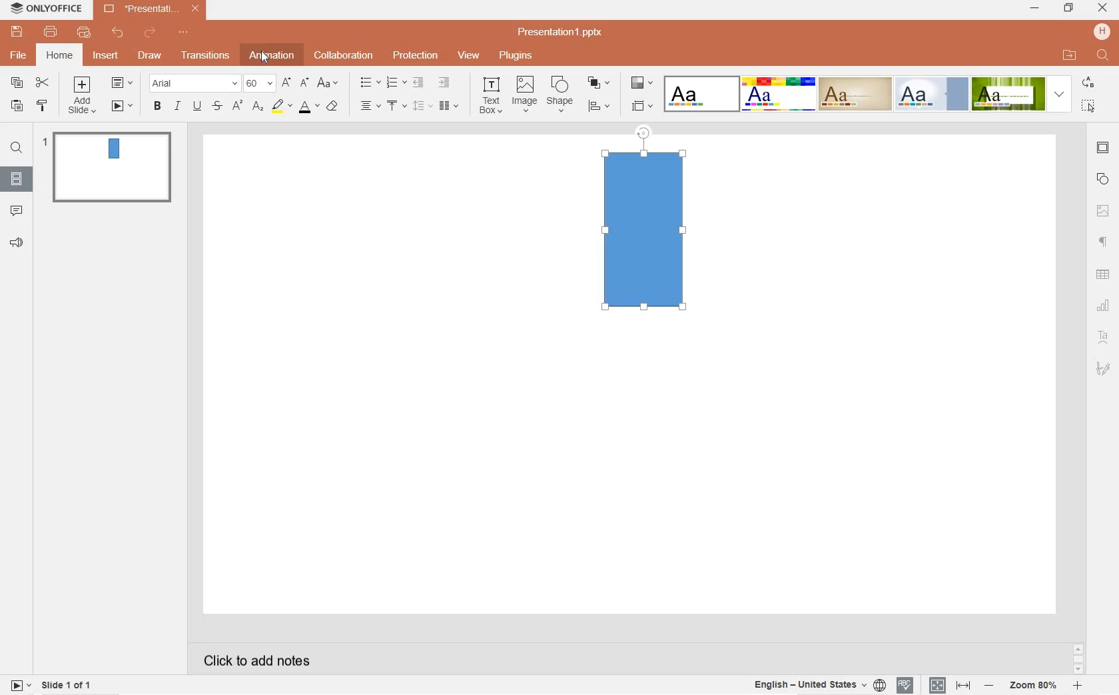 The height and width of the screenshot is (695, 1119). Describe the element at coordinates (1103, 180) in the screenshot. I see `shape settings` at that location.